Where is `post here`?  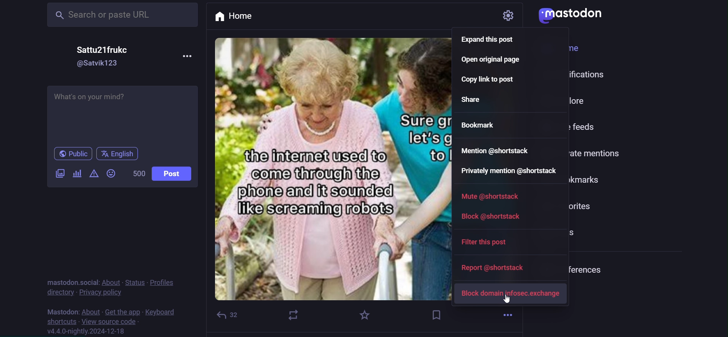 post here is located at coordinates (122, 114).